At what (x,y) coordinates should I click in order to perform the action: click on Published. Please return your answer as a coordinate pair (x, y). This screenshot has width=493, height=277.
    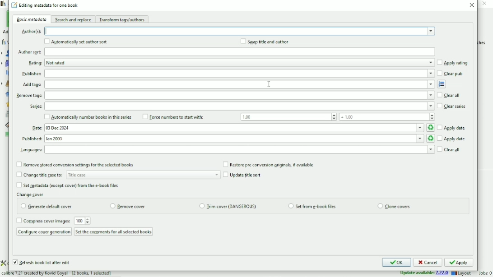
    Looking at the image, I should click on (32, 139).